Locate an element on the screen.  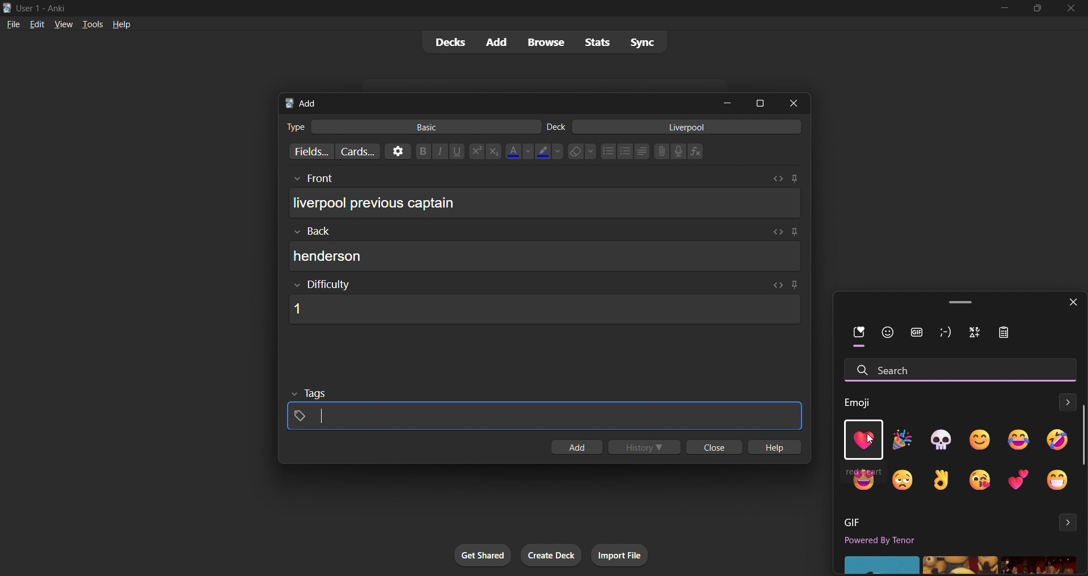
emoji is located at coordinates (909, 478).